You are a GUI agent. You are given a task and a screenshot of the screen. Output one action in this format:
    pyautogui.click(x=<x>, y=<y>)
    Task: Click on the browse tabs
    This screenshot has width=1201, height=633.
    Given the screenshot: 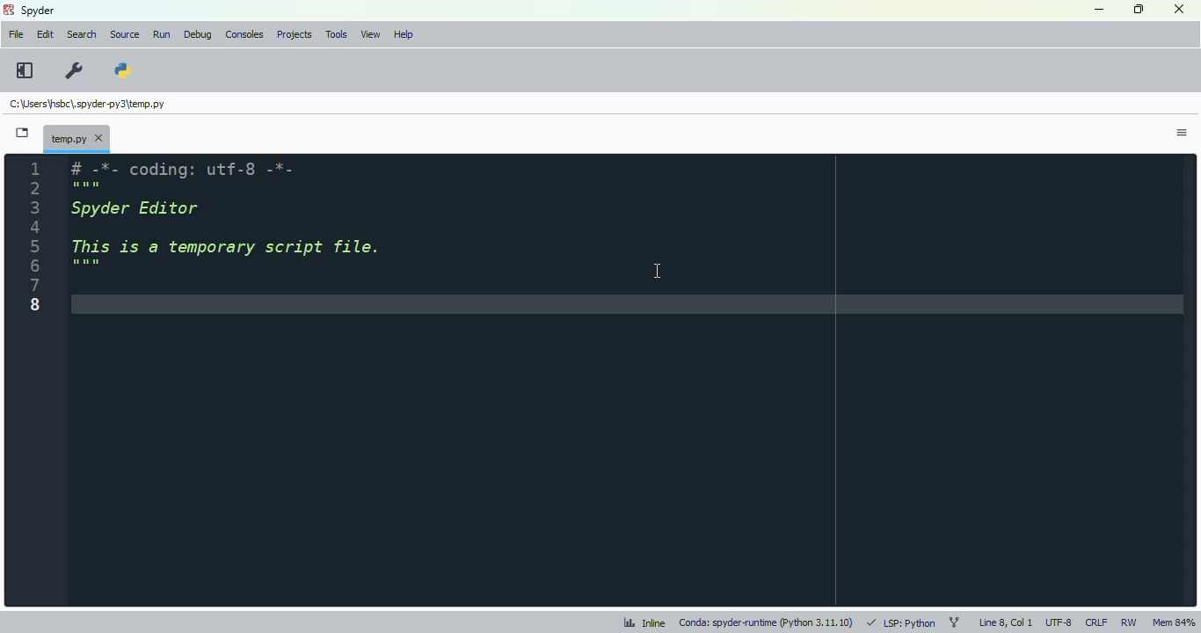 What is the action you would take?
    pyautogui.click(x=23, y=133)
    